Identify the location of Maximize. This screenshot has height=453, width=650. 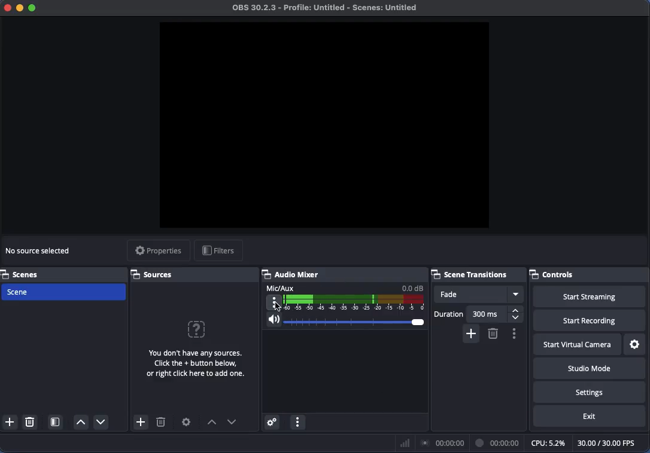
(34, 9).